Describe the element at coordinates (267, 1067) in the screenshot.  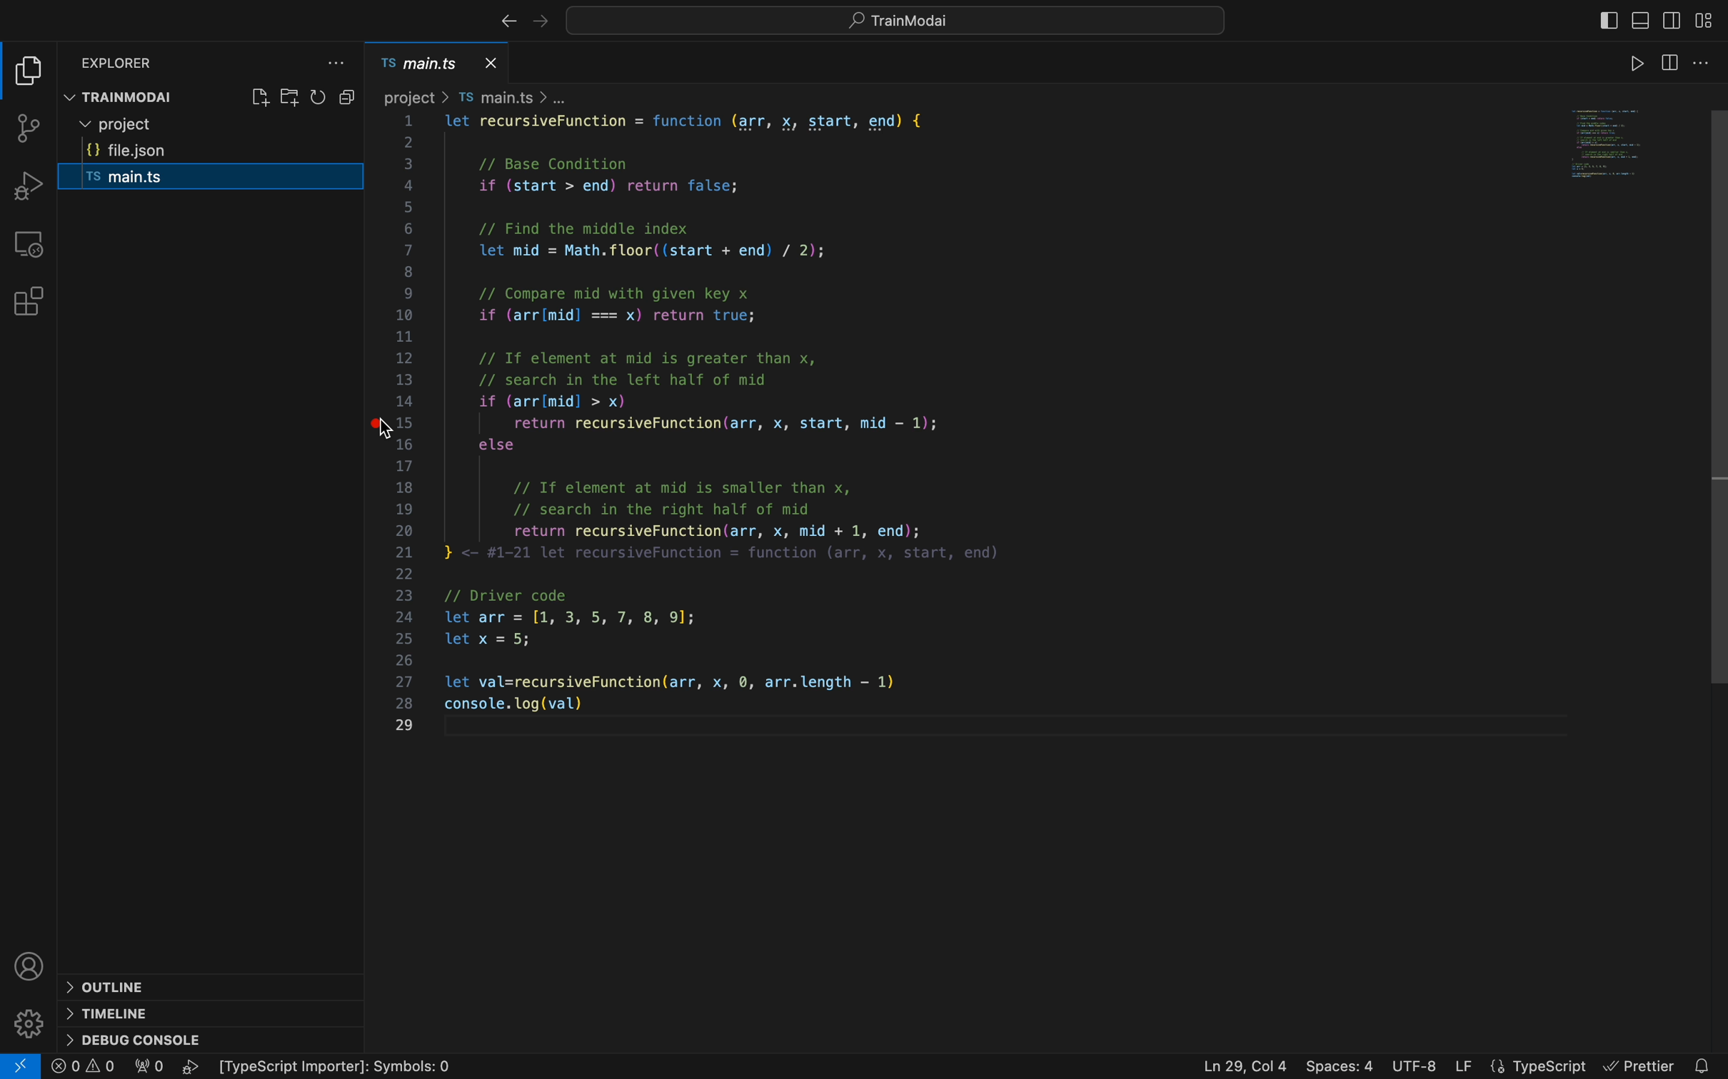
I see `error logs` at that location.